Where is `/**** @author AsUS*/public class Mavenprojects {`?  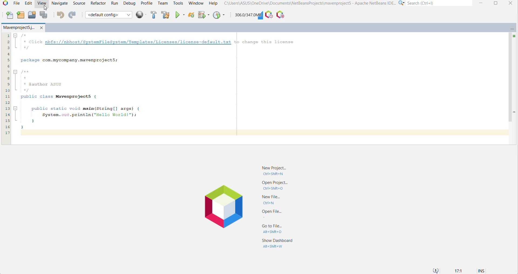
/**** @author AsUS*/public class Mavenprojects { is located at coordinates (65, 85).